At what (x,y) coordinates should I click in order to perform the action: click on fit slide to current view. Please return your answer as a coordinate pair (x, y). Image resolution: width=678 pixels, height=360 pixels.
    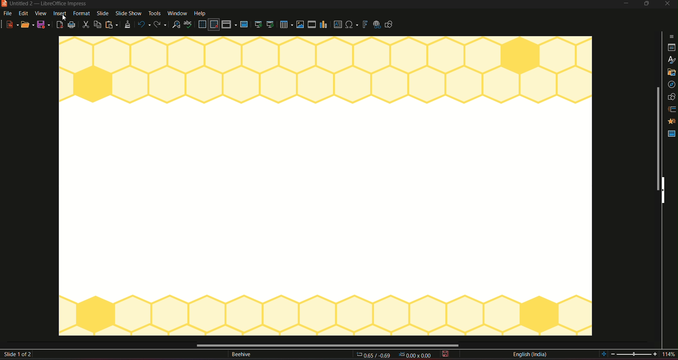
    Looking at the image, I should click on (604, 354).